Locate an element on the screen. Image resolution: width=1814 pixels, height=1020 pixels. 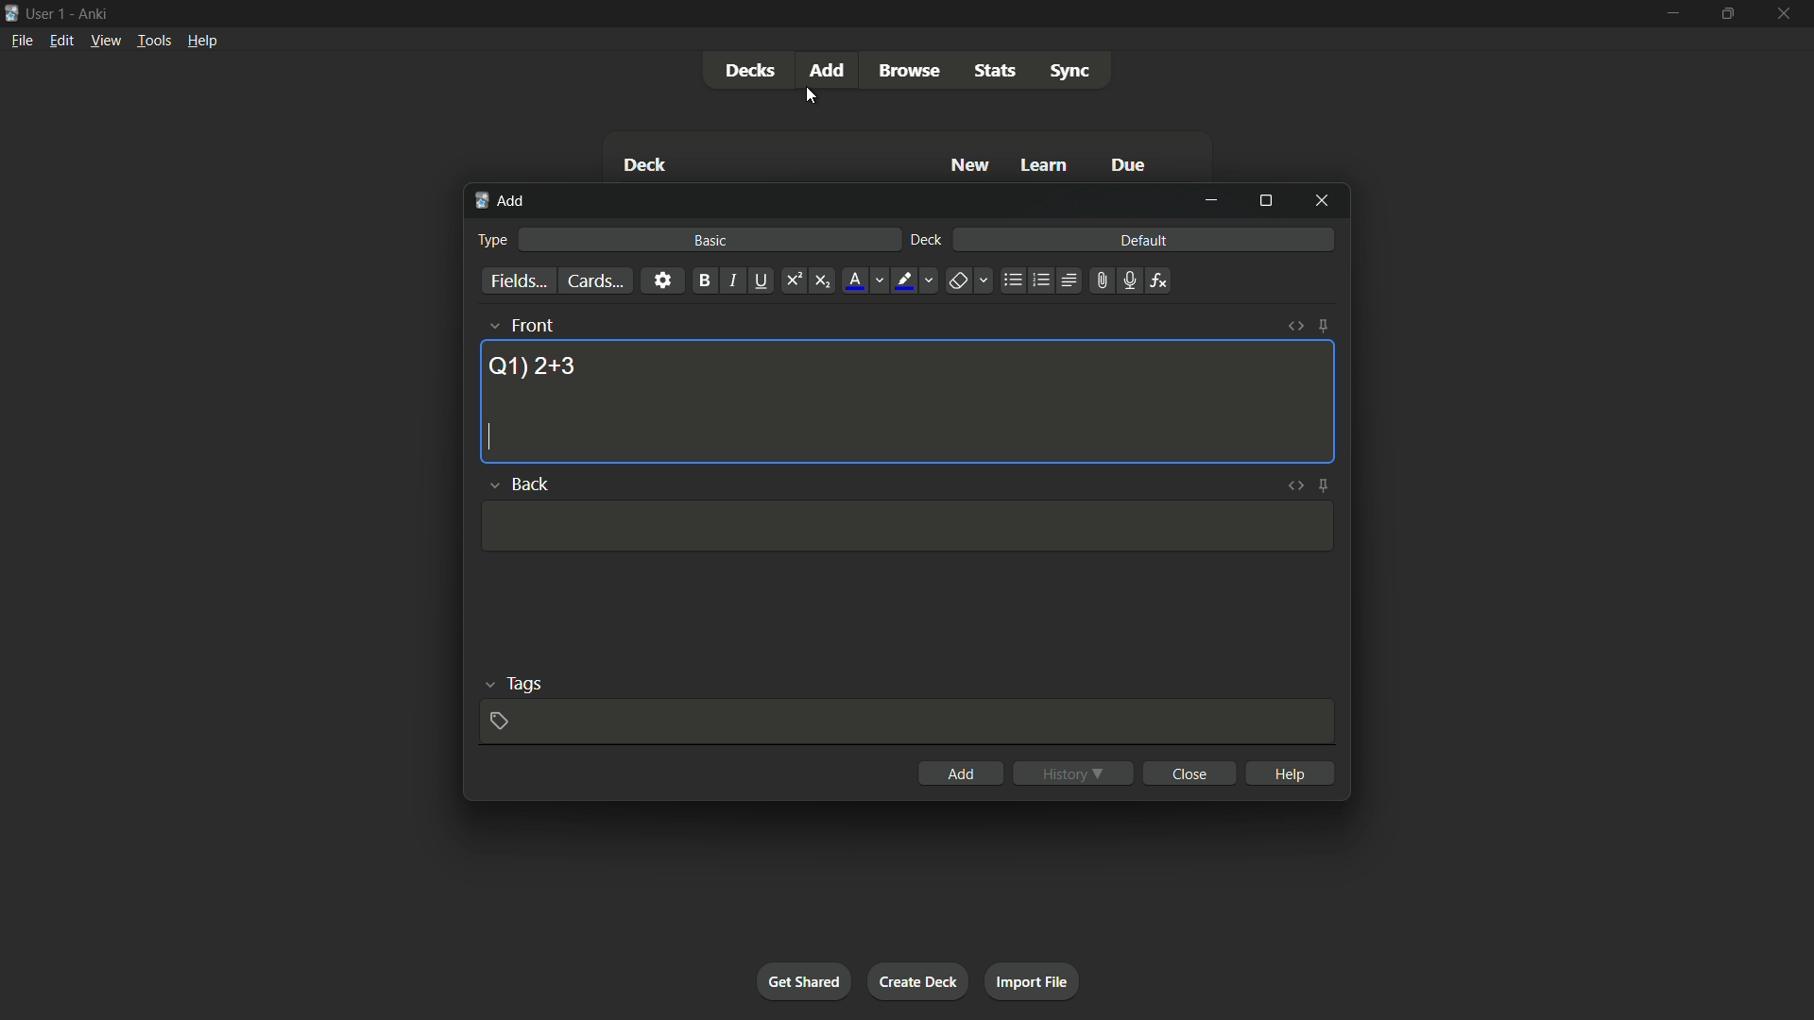
question is located at coordinates (532, 365).